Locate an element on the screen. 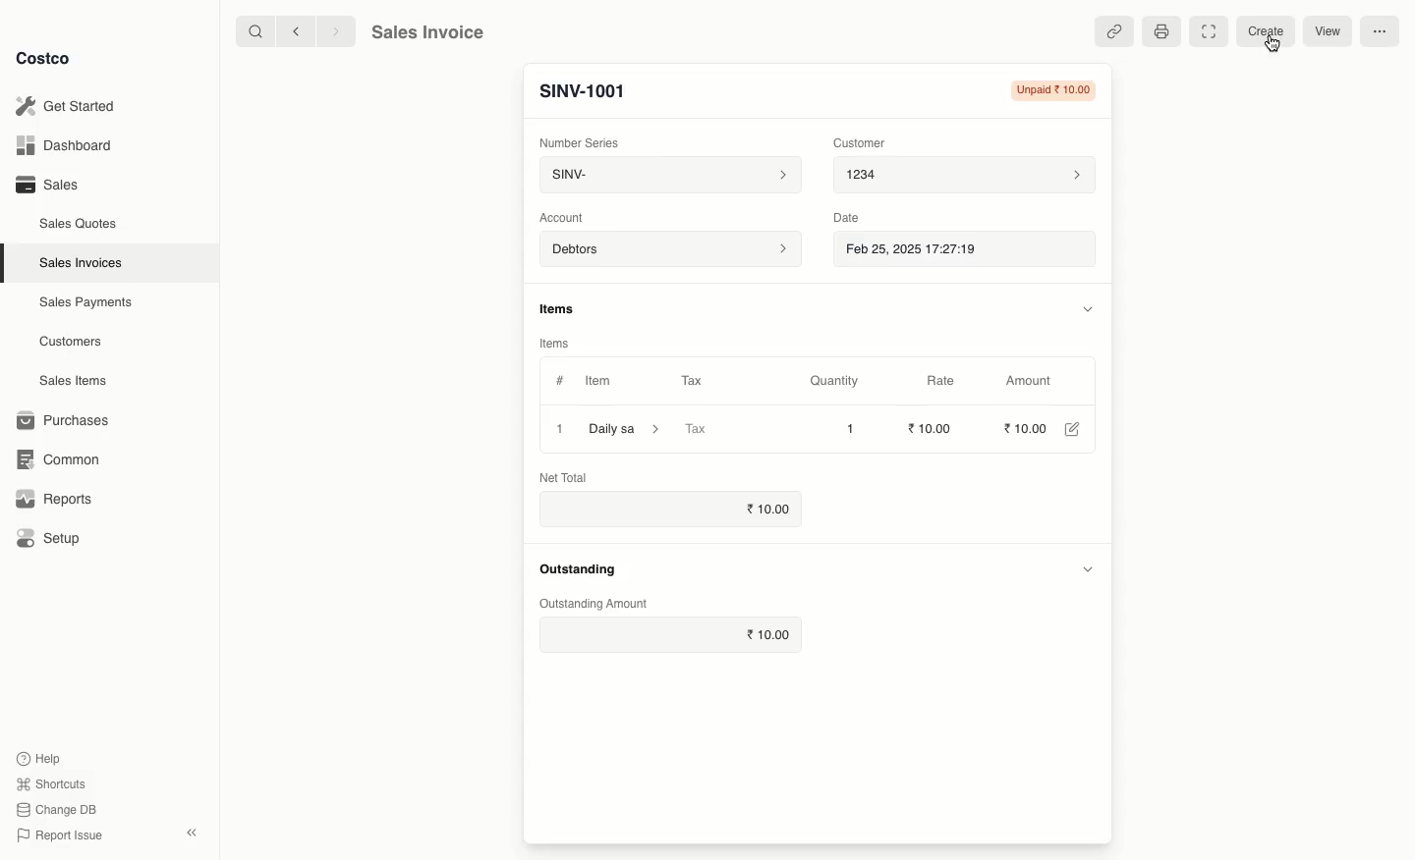  Tax is located at coordinates (698, 427).